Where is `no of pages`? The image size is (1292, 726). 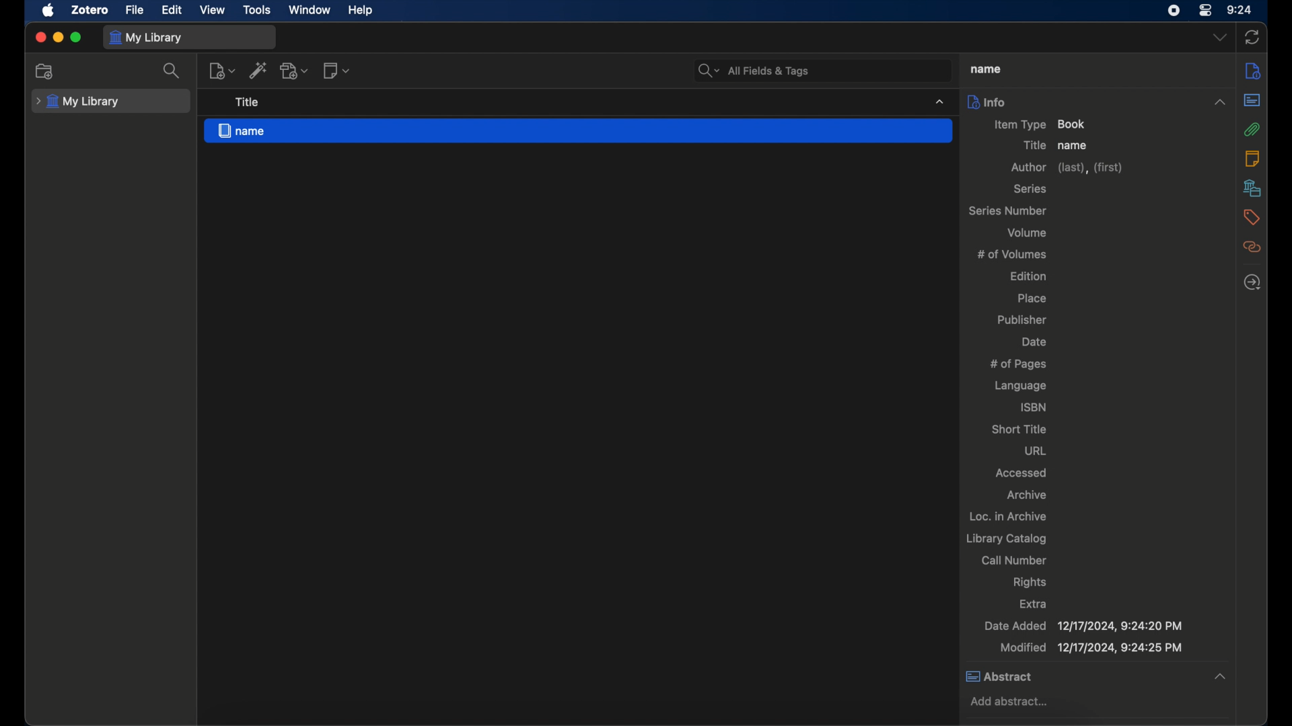 no of pages is located at coordinates (1021, 364).